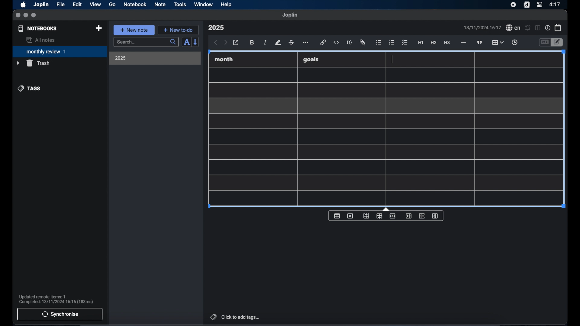 This screenshot has width=580, height=326. Describe the element at coordinates (121, 58) in the screenshot. I see `2025` at that location.